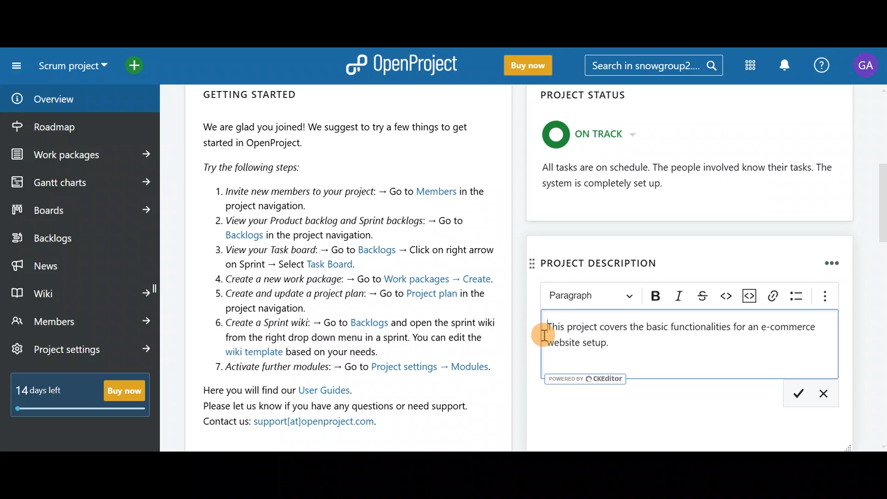 This screenshot has height=499, width=887. What do you see at coordinates (80, 291) in the screenshot?
I see `Wiki` at bounding box center [80, 291].